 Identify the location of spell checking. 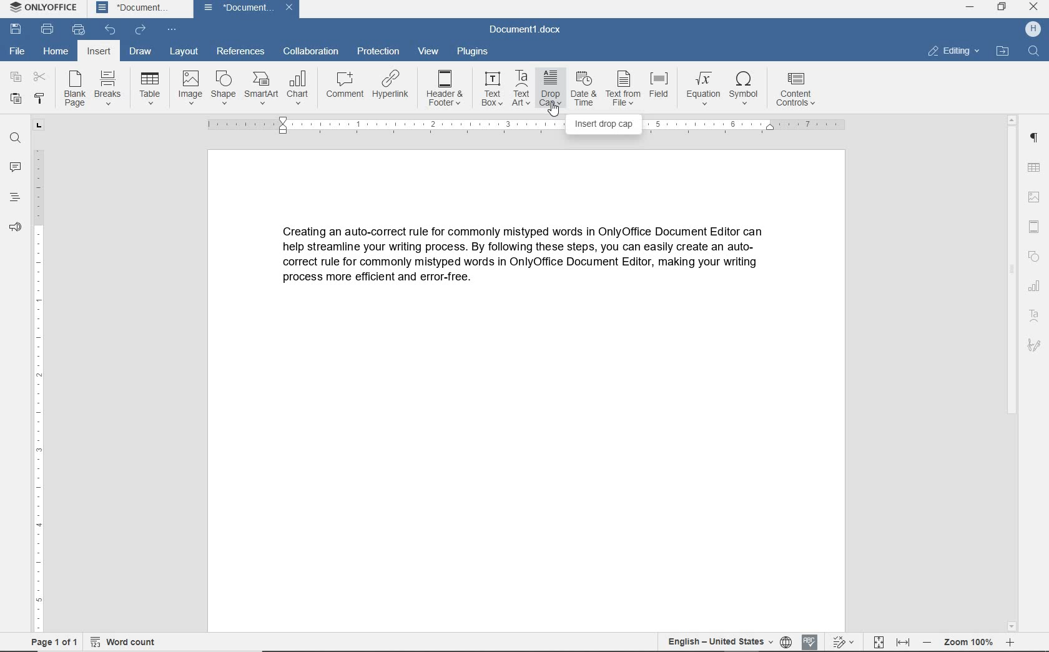
(807, 641).